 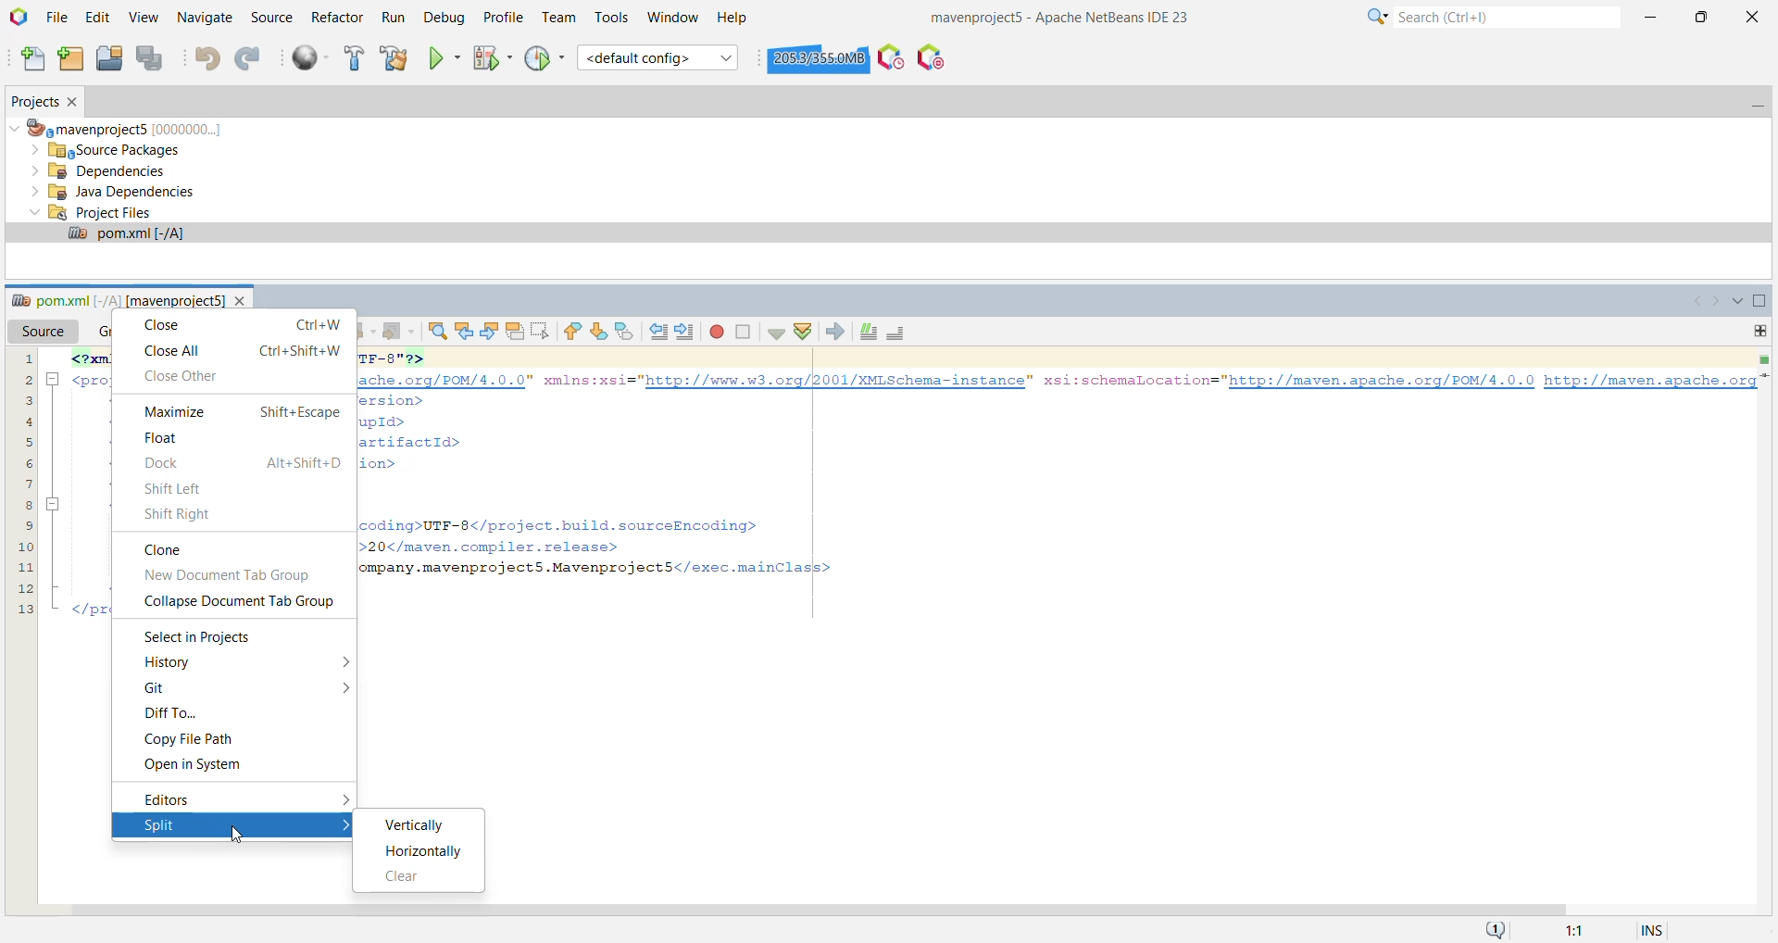 What do you see at coordinates (196, 798) in the screenshot?
I see `Editors` at bounding box center [196, 798].